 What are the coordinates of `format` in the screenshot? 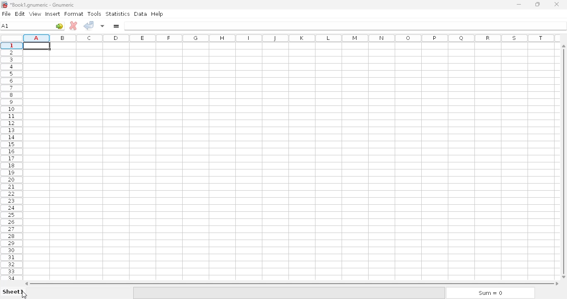 It's located at (74, 14).